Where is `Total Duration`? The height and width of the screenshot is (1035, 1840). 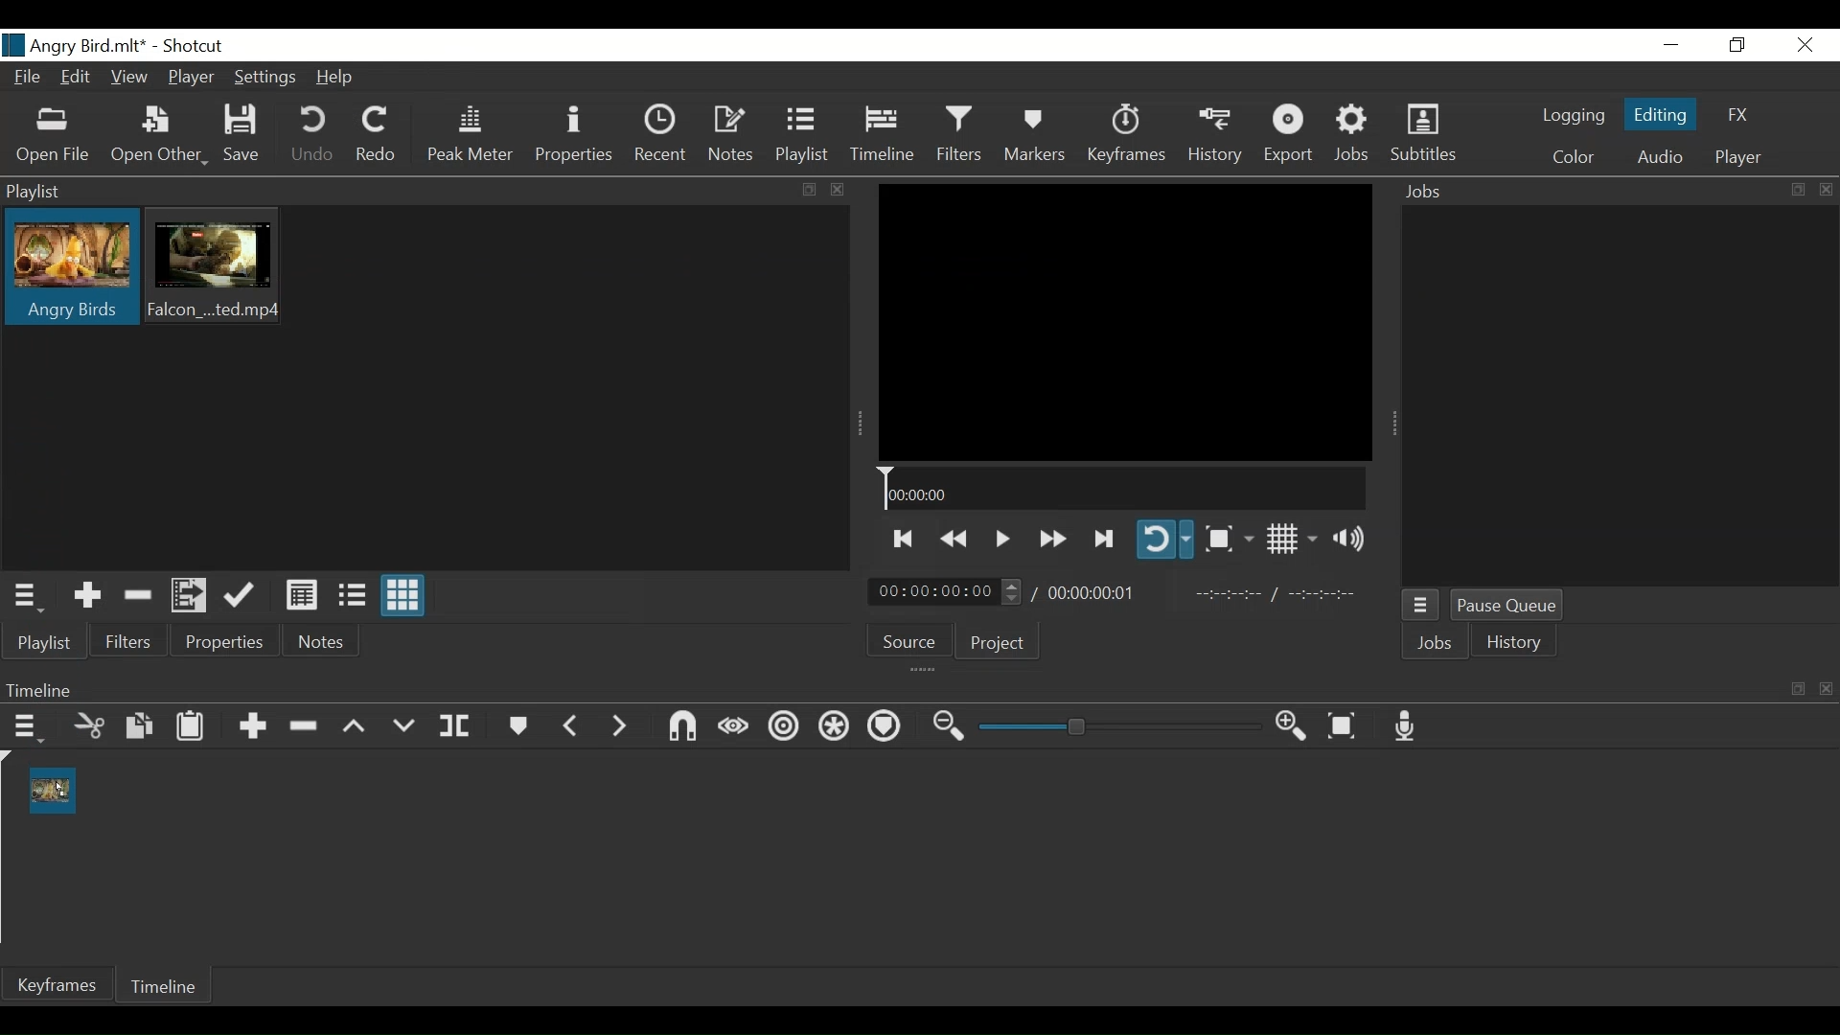
Total Duration is located at coordinates (1099, 593).